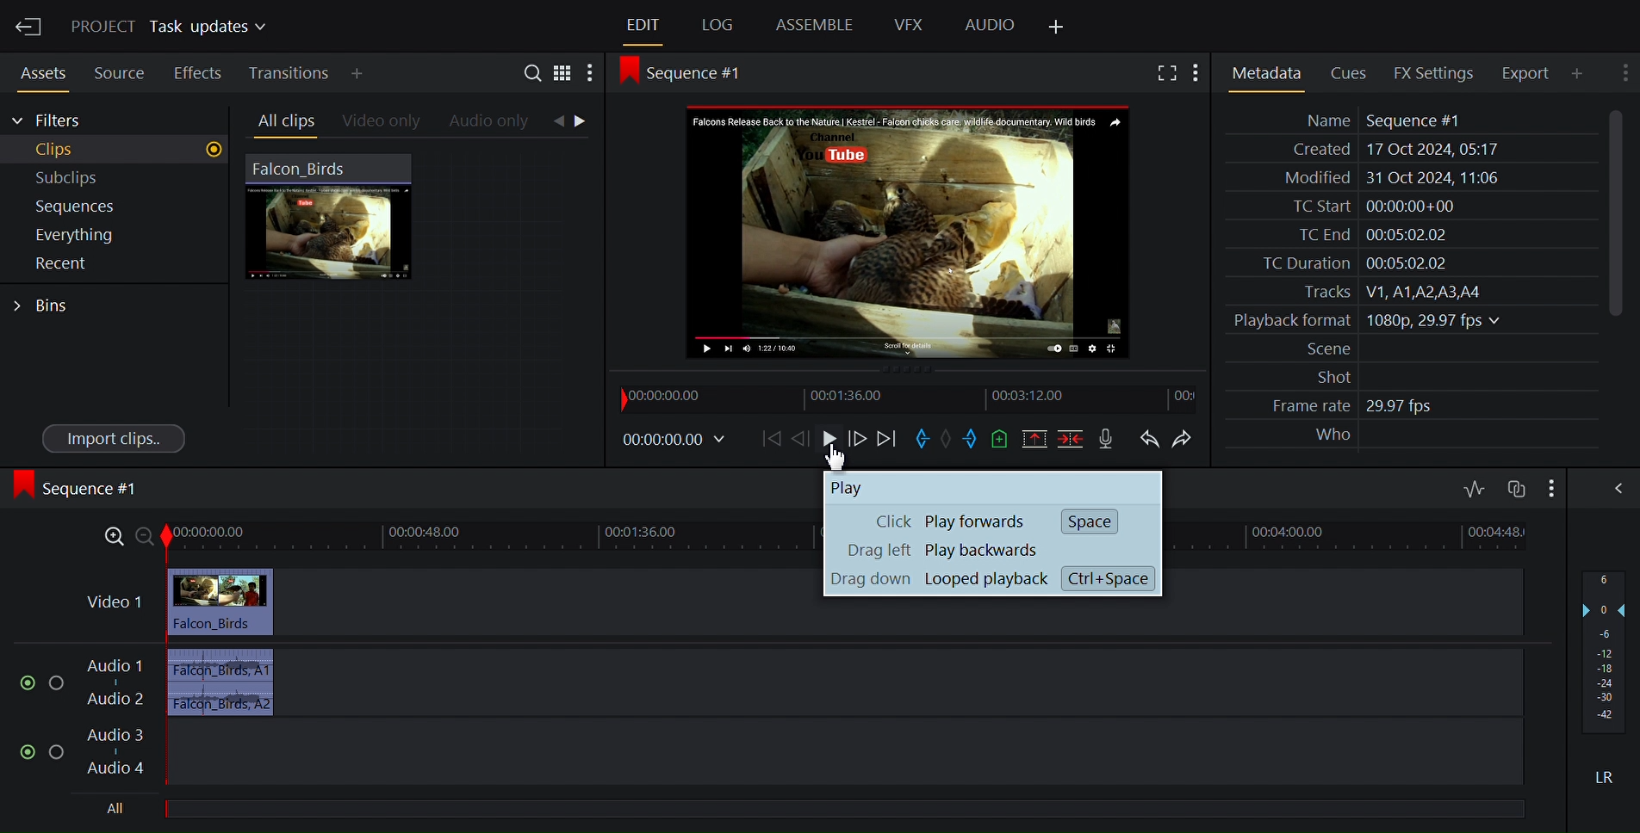 The image size is (1640, 833). What do you see at coordinates (146, 537) in the screenshot?
I see `Zoom out` at bounding box center [146, 537].